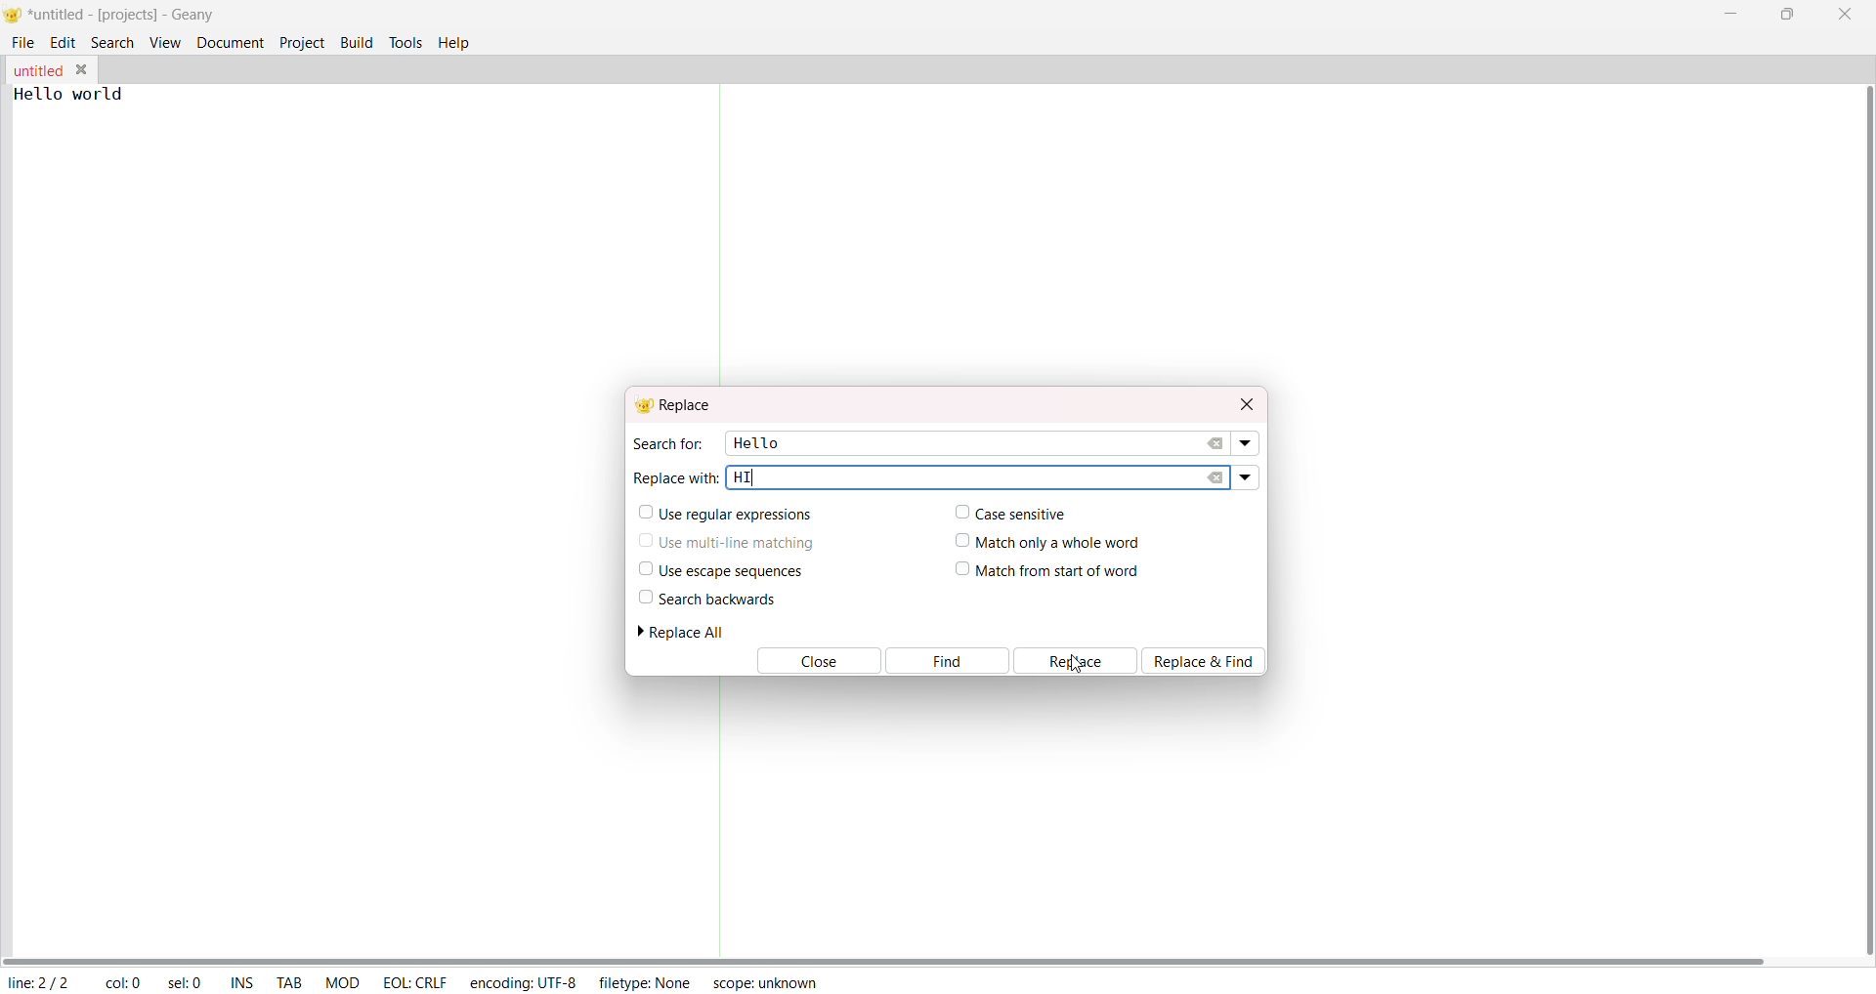  Describe the element at coordinates (140, 15) in the screenshot. I see `*untitled-[projects]-Geany` at that location.